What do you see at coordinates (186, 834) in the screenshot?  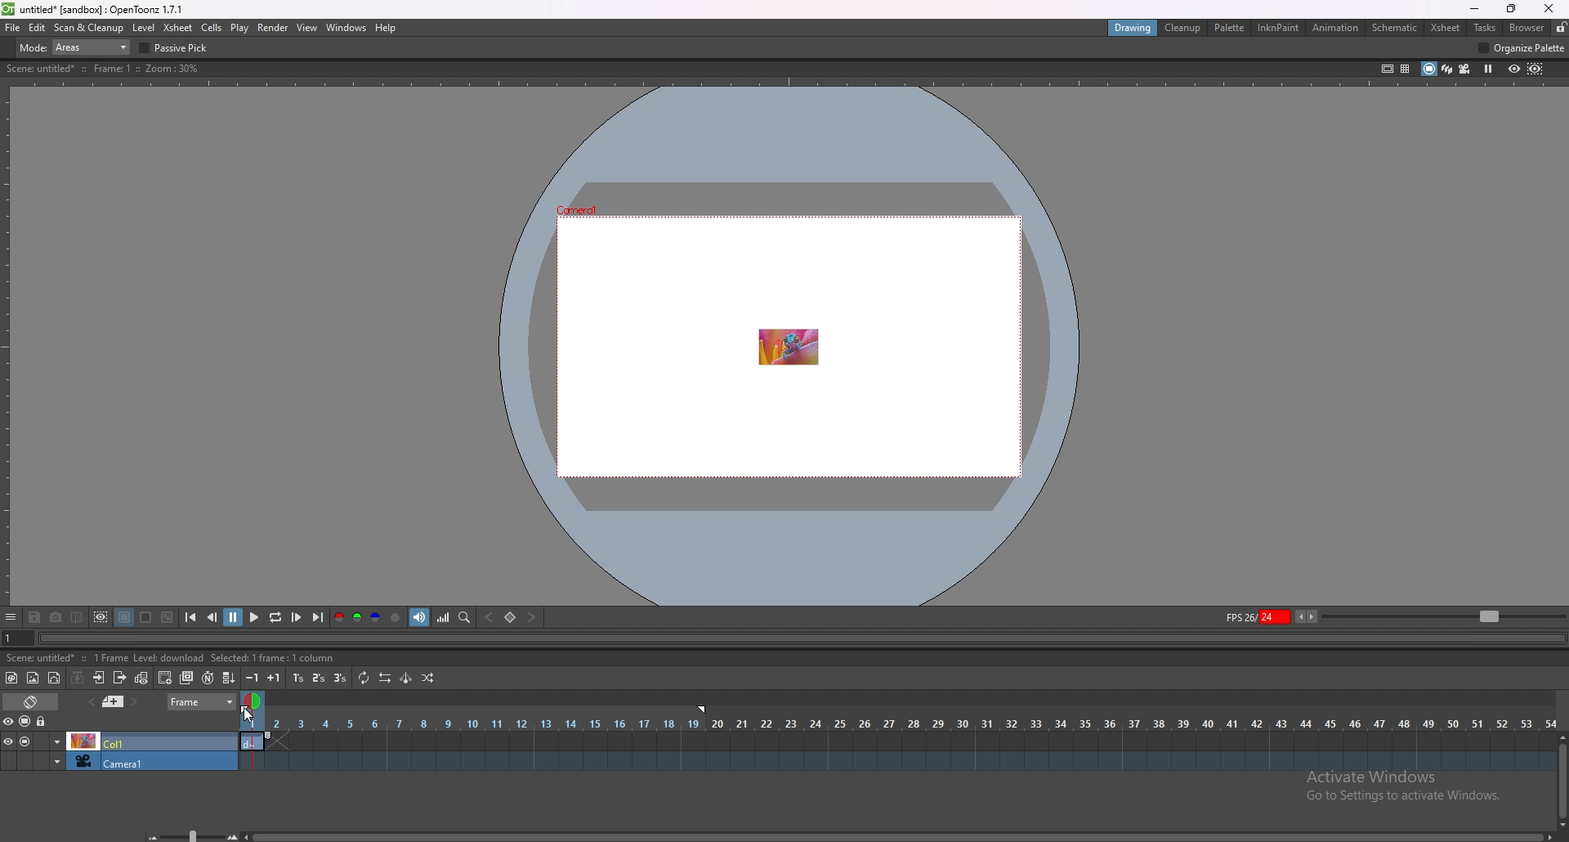 I see `zoom` at bounding box center [186, 834].